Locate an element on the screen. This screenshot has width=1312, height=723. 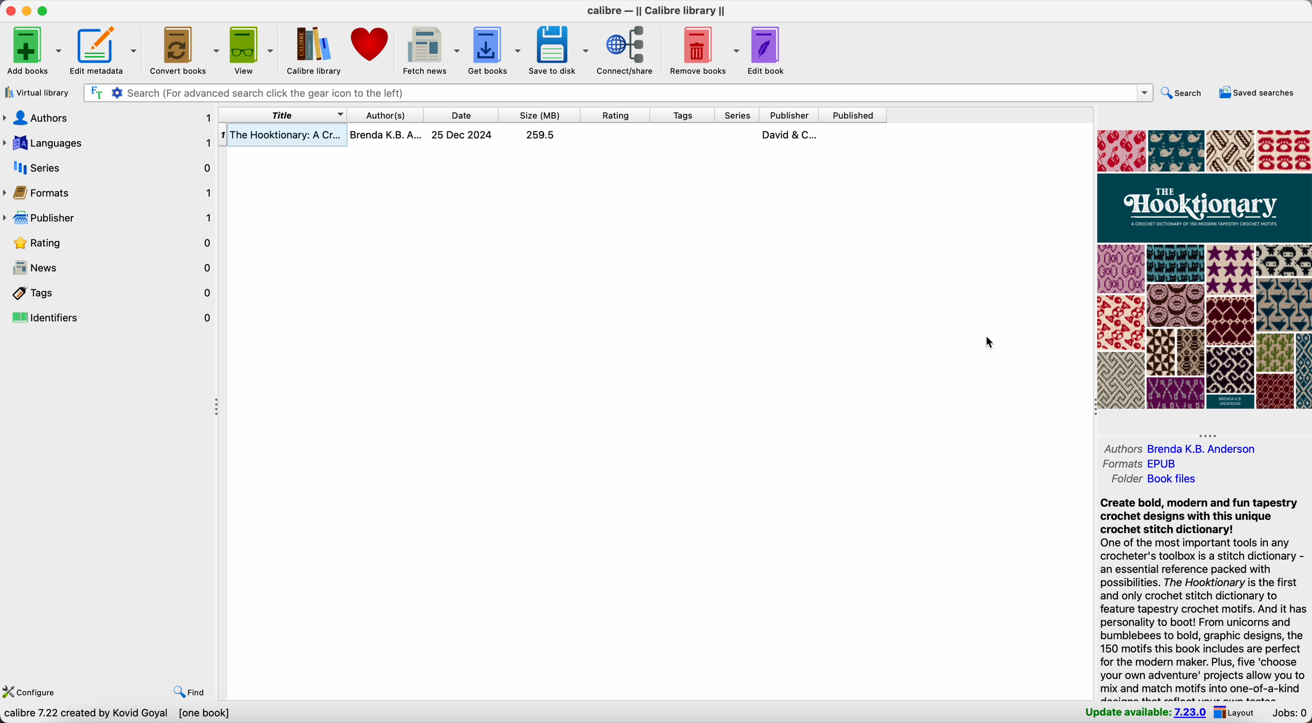
news is located at coordinates (110, 269).